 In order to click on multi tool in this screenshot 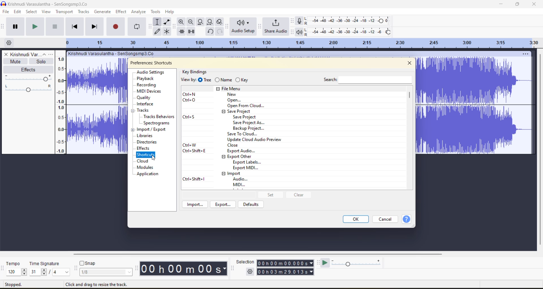, I will do `click(167, 31)`.